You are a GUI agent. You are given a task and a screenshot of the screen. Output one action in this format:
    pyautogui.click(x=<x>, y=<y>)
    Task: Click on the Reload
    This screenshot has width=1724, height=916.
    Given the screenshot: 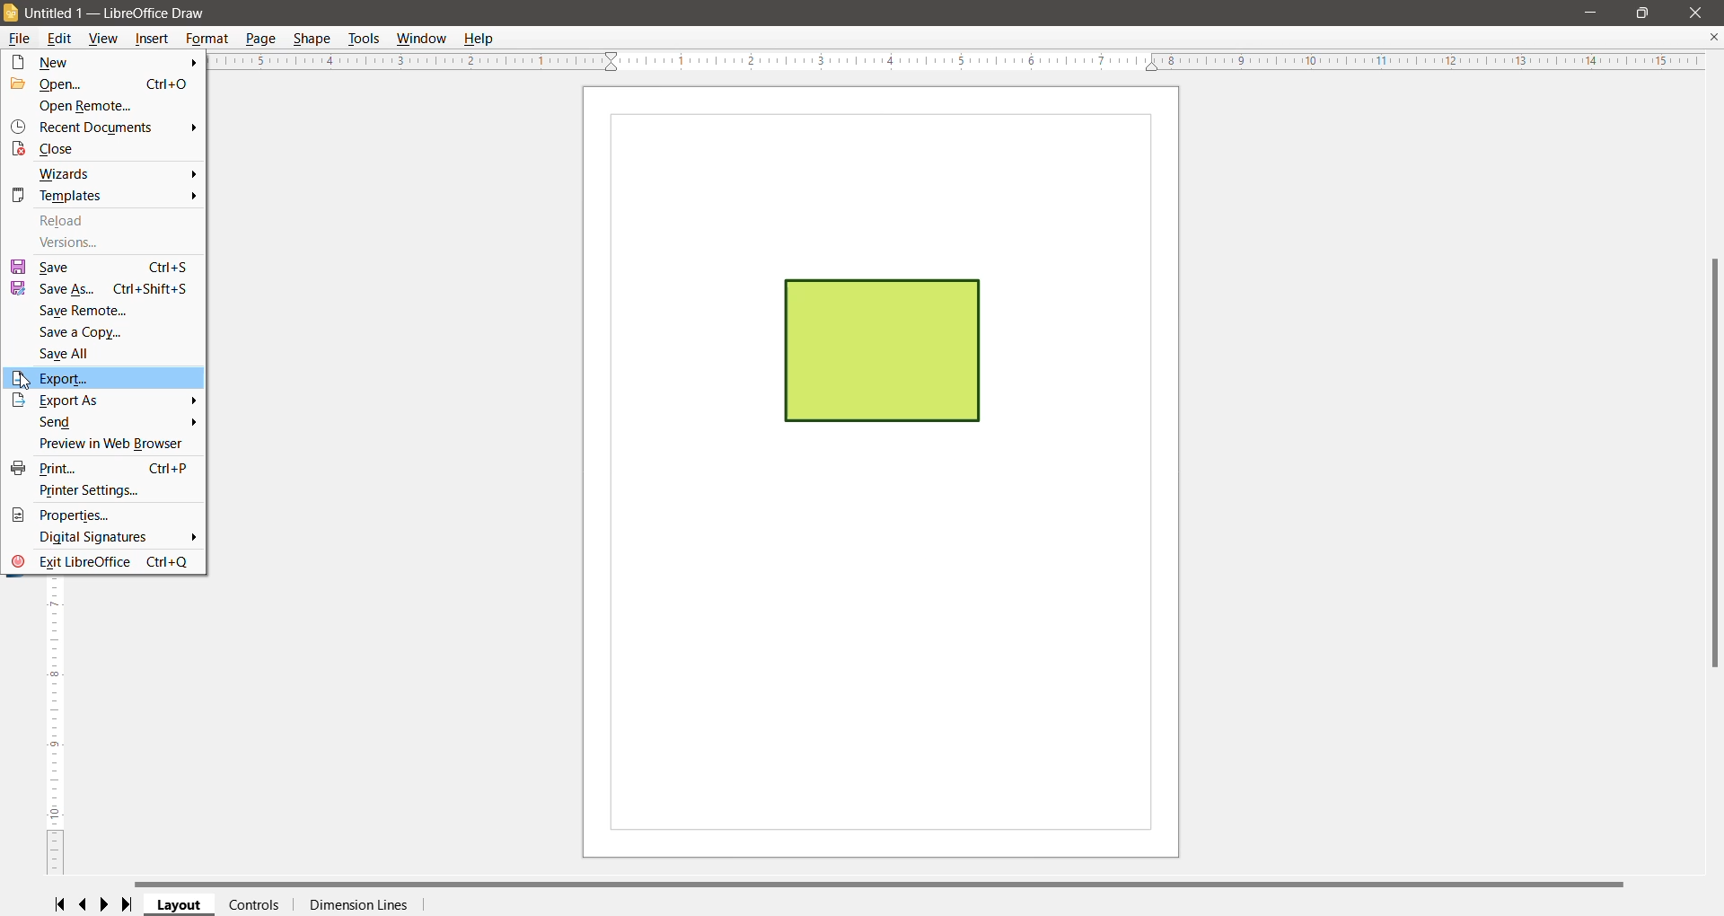 What is the action you would take?
    pyautogui.click(x=66, y=221)
    